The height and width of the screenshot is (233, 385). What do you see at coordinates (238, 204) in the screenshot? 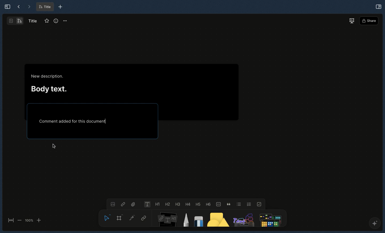
I see `Bulleted list` at bounding box center [238, 204].